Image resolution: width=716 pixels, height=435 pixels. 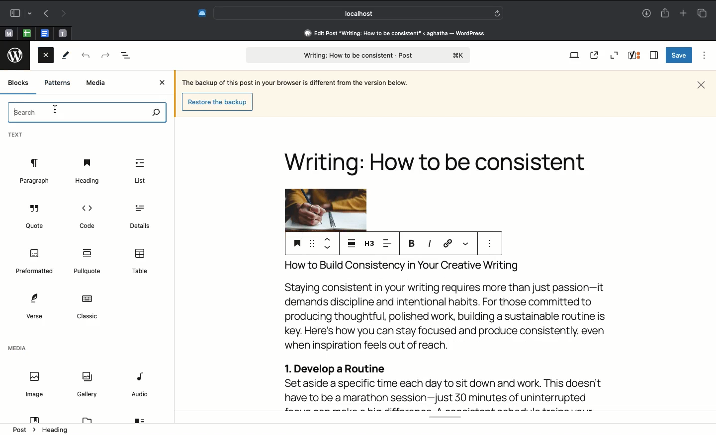 I want to click on Downloads, so click(x=647, y=13).